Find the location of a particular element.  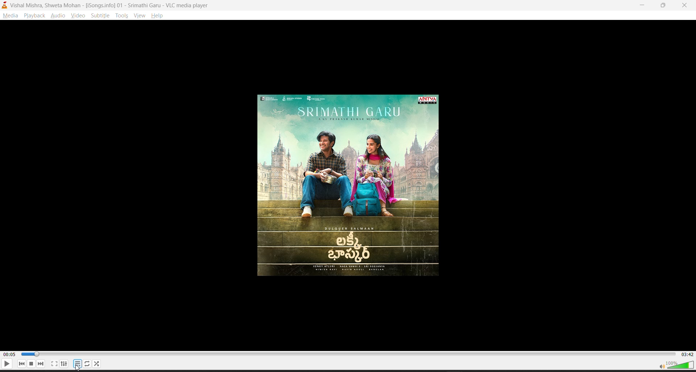

playlist is located at coordinates (77, 363).